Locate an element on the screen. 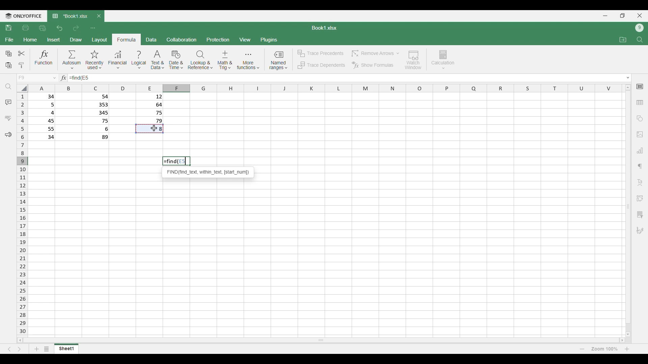  Quick print is located at coordinates (43, 28).